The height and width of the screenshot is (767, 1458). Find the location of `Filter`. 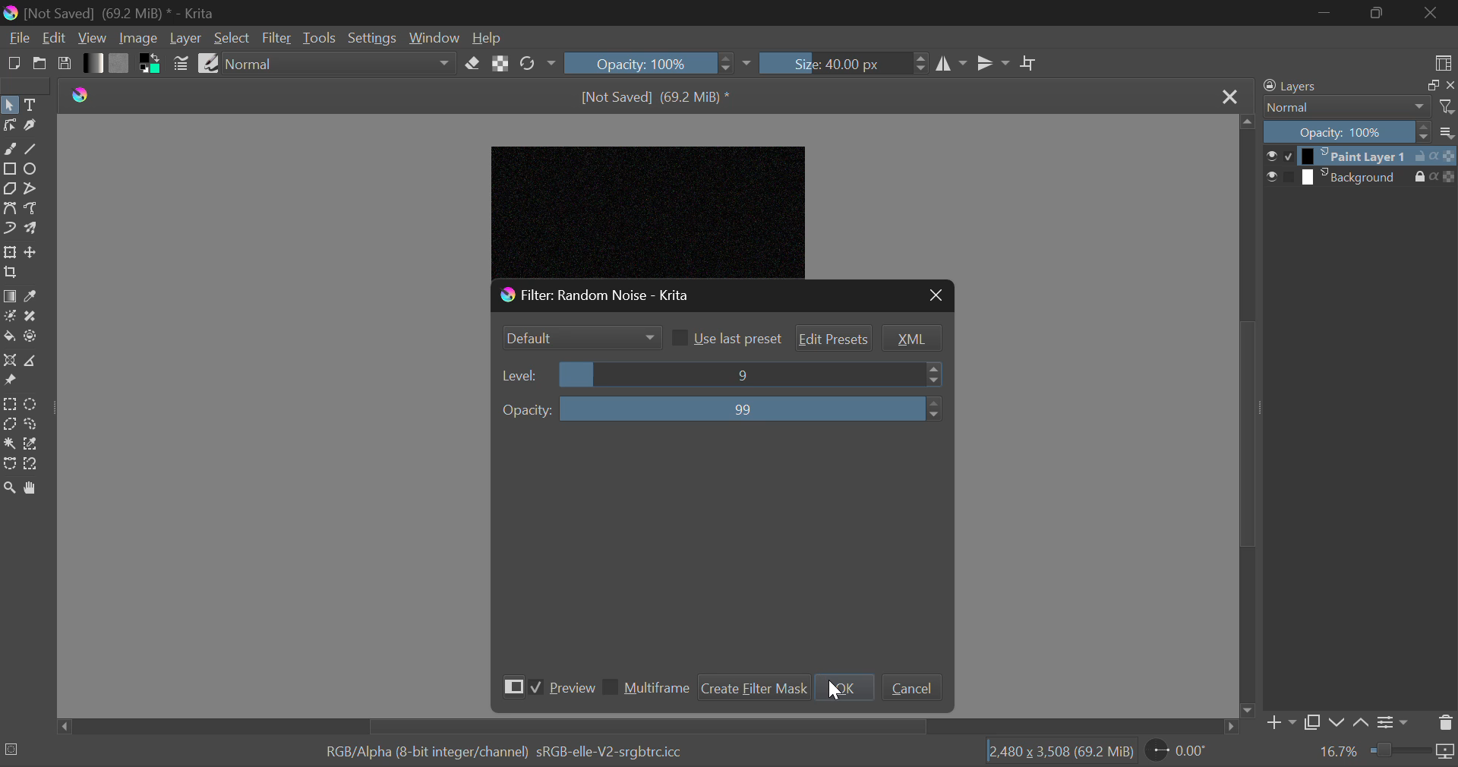

Filter is located at coordinates (277, 39).